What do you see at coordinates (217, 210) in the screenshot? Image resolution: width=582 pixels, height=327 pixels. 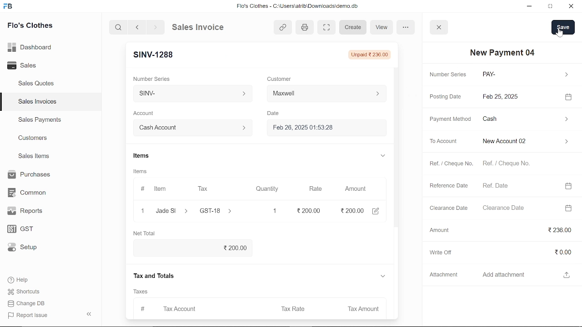 I see `GST-18` at bounding box center [217, 210].